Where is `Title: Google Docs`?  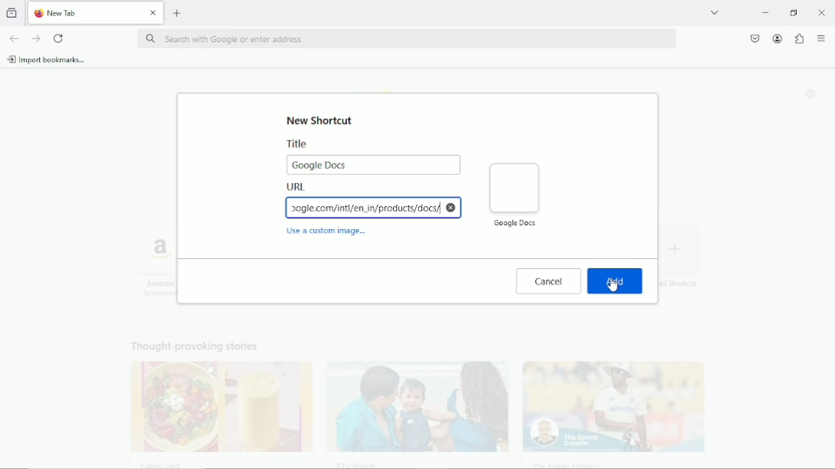 Title: Google Docs is located at coordinates (373, 157).